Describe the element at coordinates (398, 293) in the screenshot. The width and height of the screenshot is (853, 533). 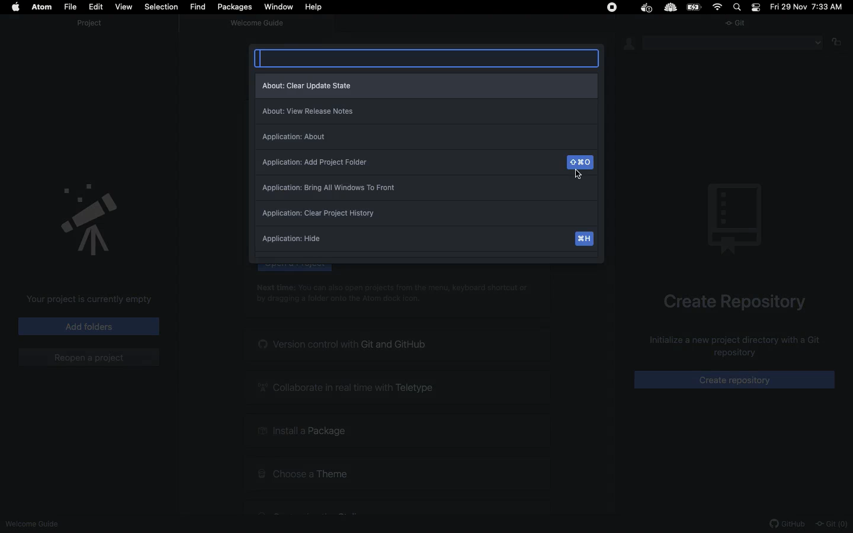
I see `Instructional text` at that location.